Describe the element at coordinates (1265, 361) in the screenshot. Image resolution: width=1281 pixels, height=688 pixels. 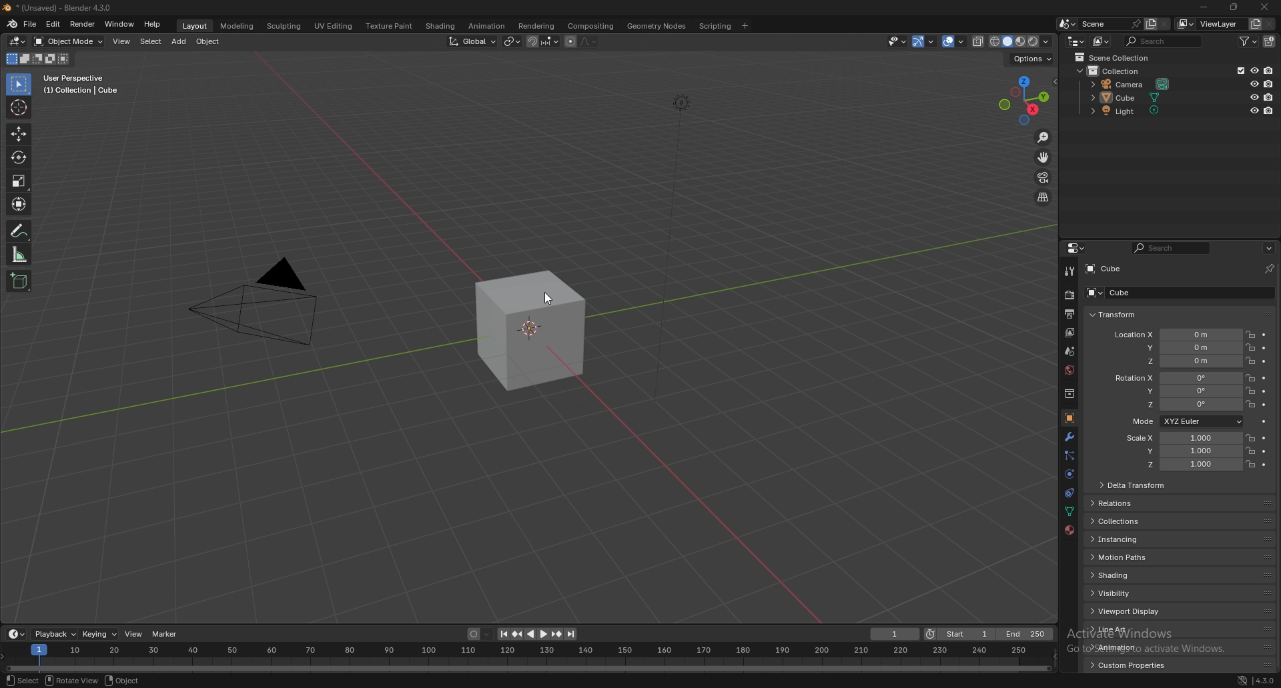
I see `animate property` at that location.